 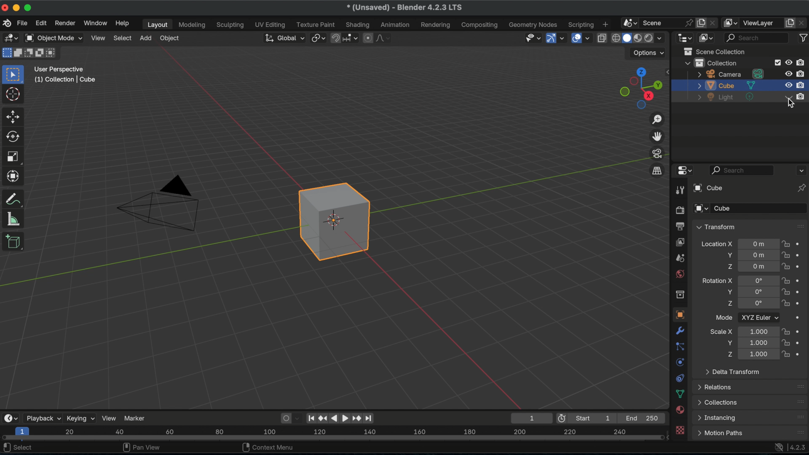 I want to click on lock location, so click(x=787, y=279).